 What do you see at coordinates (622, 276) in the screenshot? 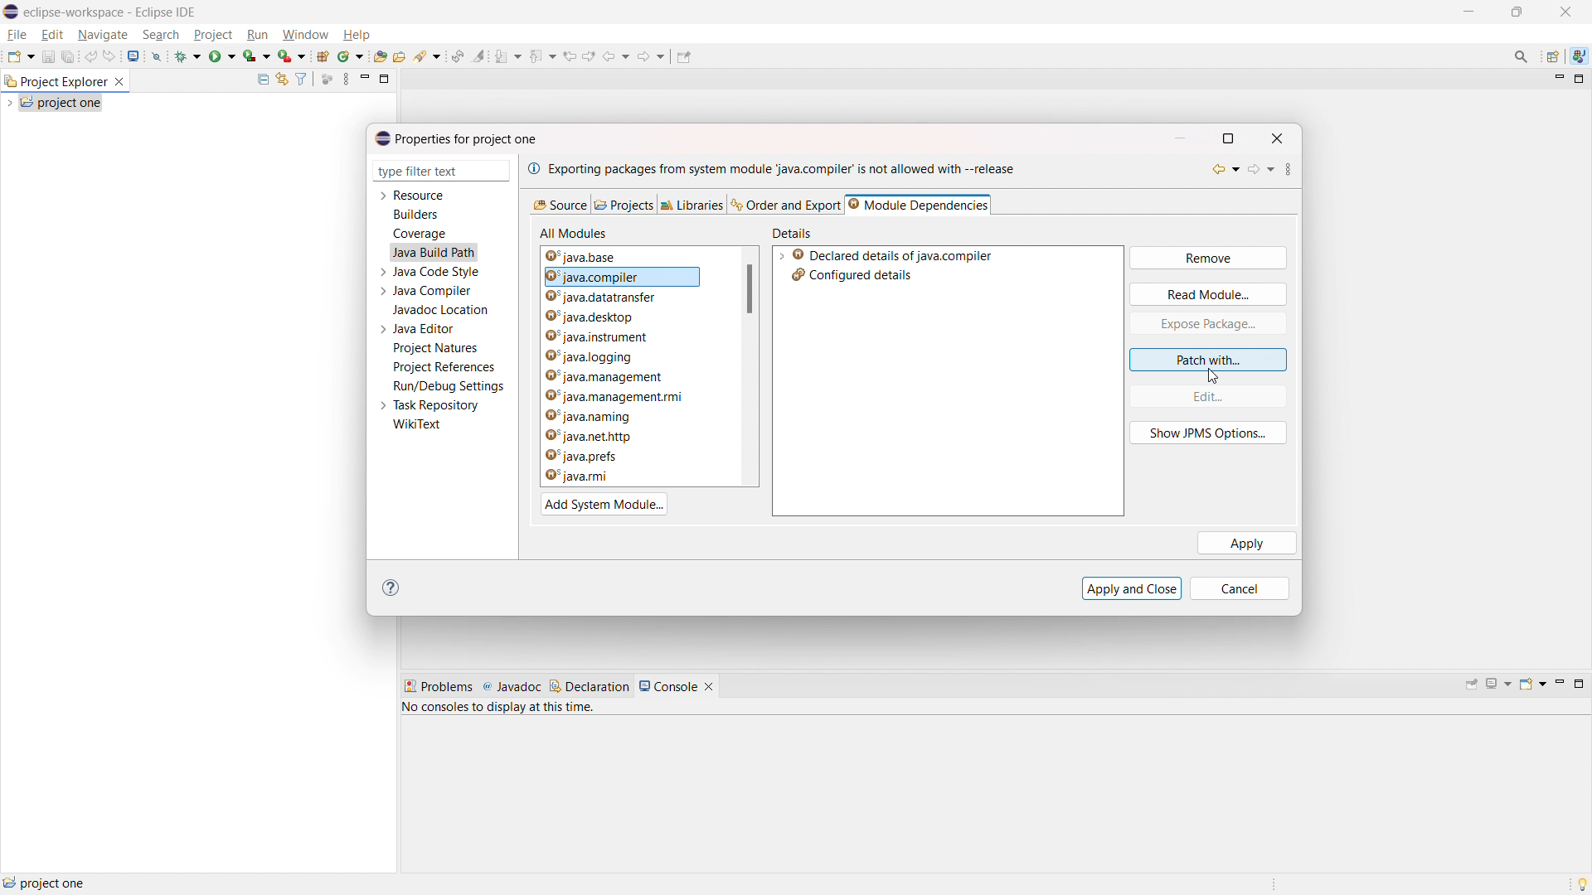
I see `java.compiler module selected` at bounding box center [622, 276].